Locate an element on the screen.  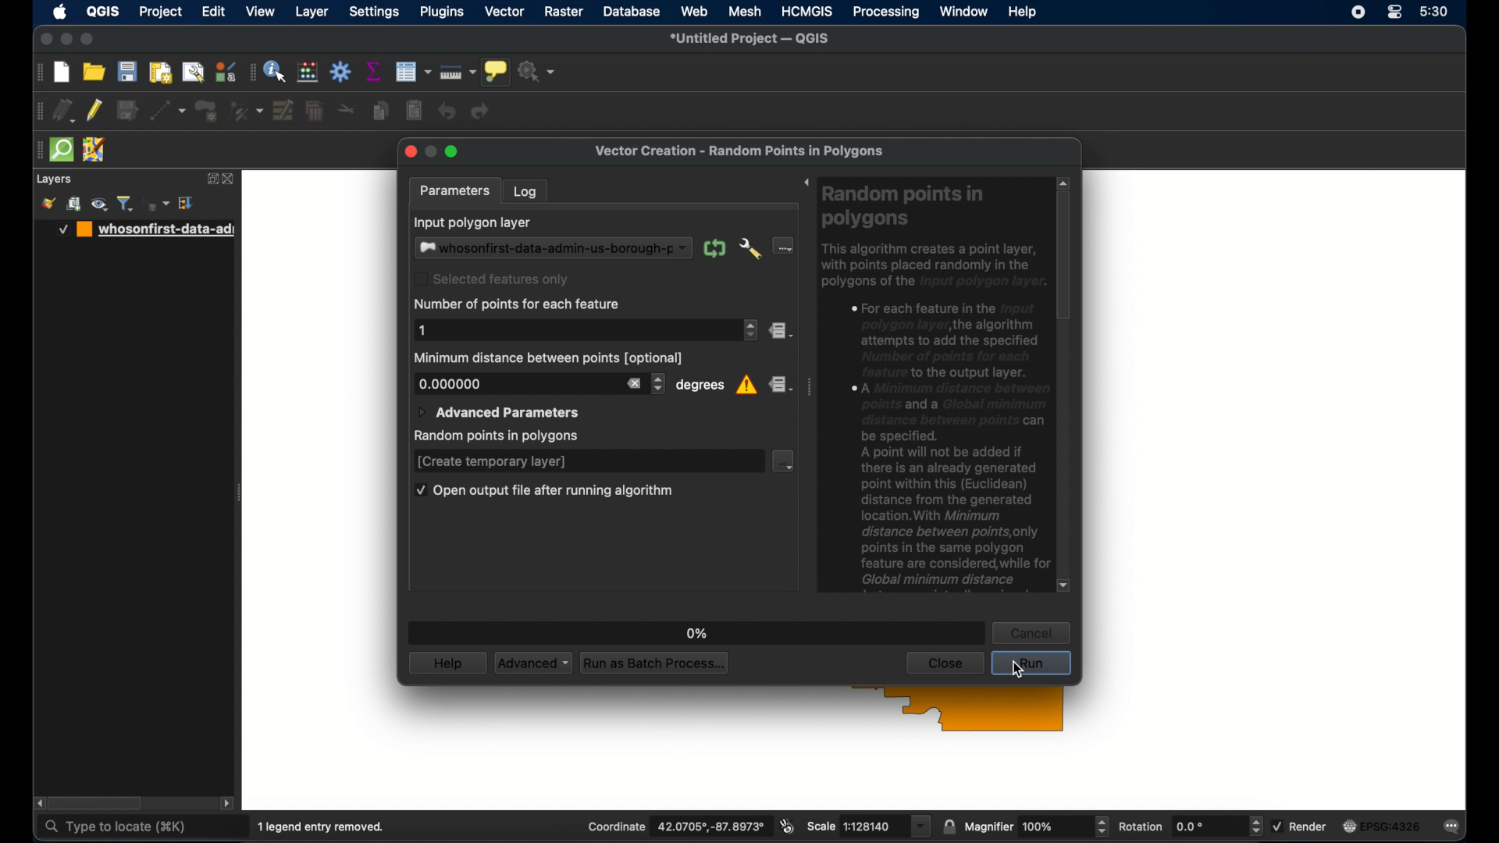
project is located at coordinates (160, 12).